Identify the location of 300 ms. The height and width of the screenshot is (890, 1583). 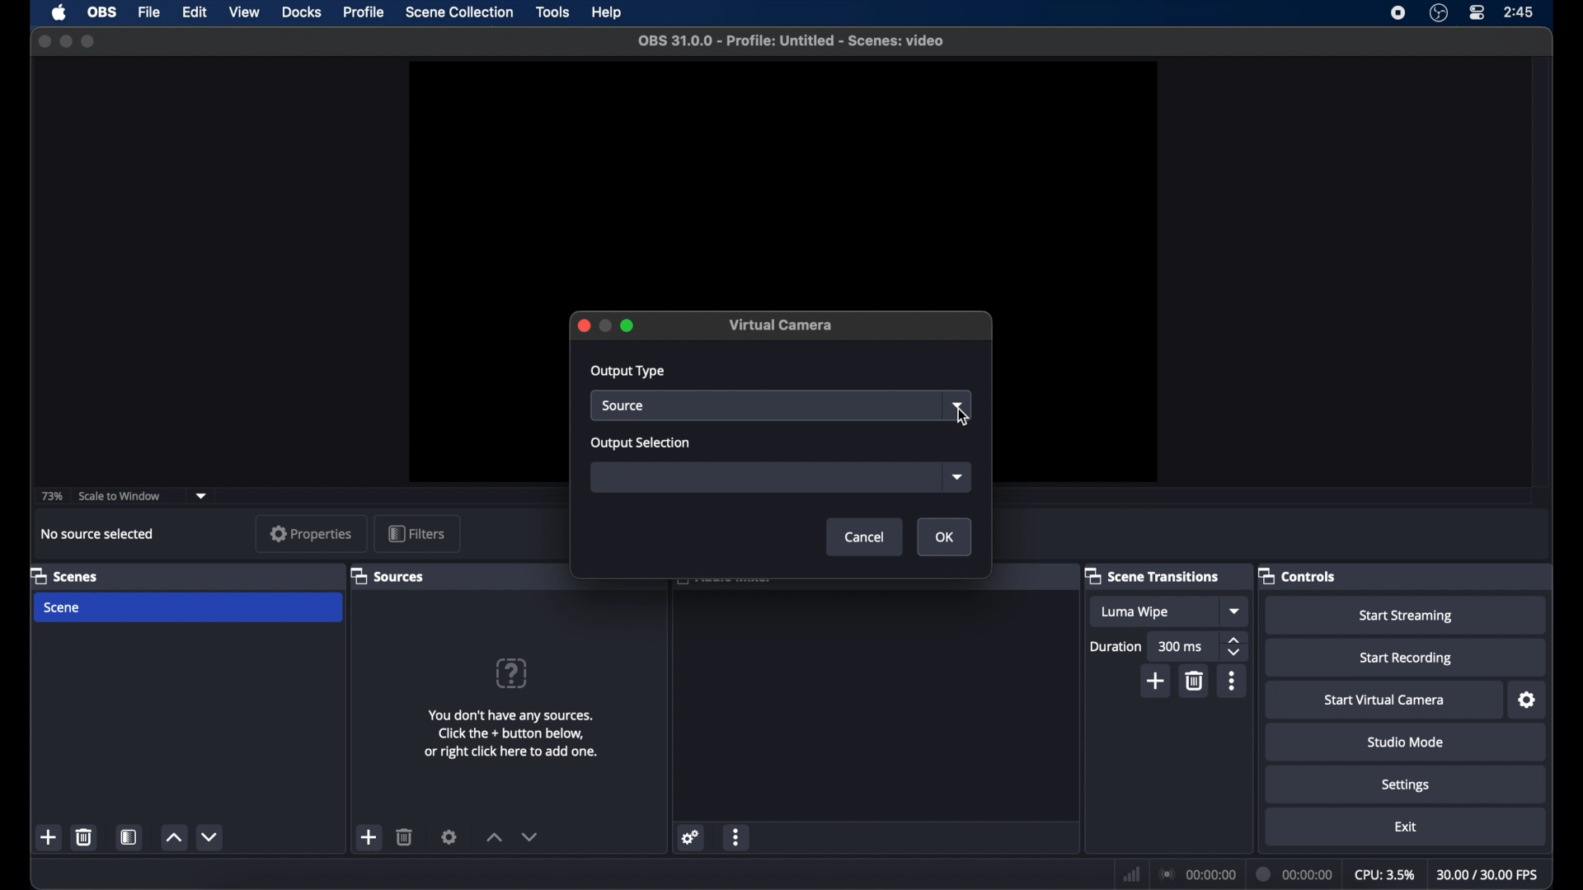
(1183, 647).